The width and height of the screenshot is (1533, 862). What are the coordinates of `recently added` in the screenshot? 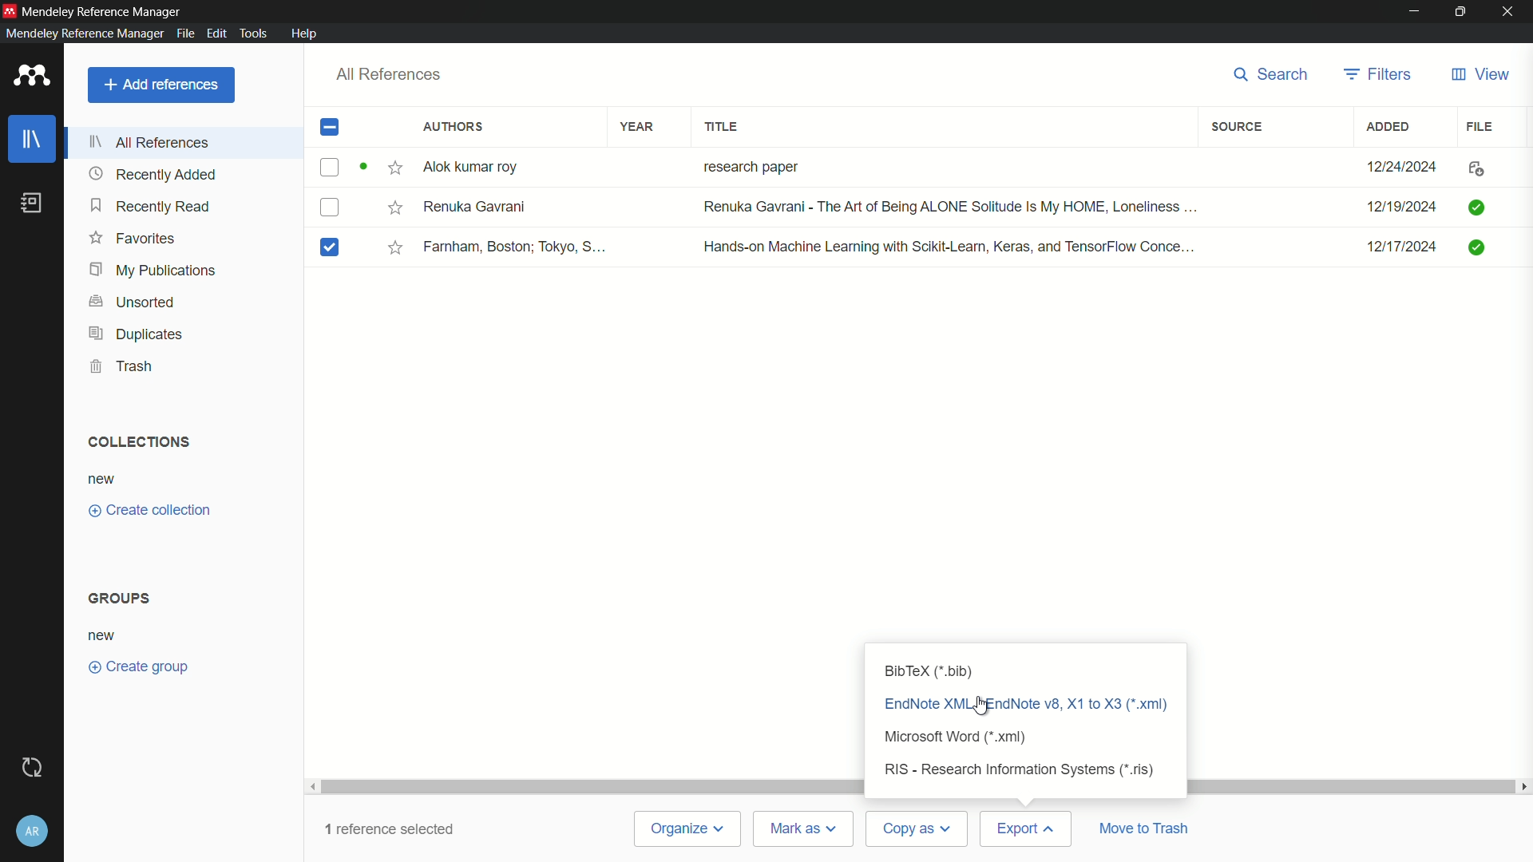 It's located at (155, 174).